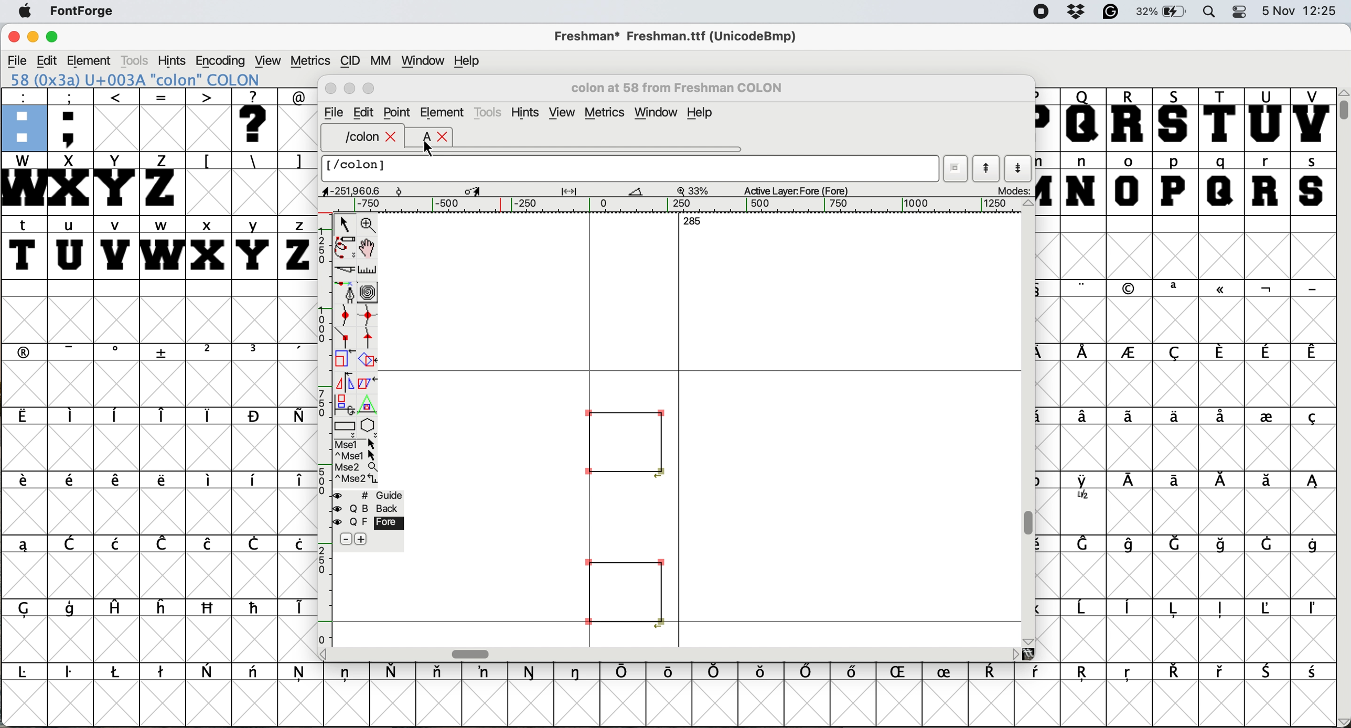  What do you see at coordinates (1311, 288) in the screenshot?
I see `symbol` at bounding box center [1311, 288].